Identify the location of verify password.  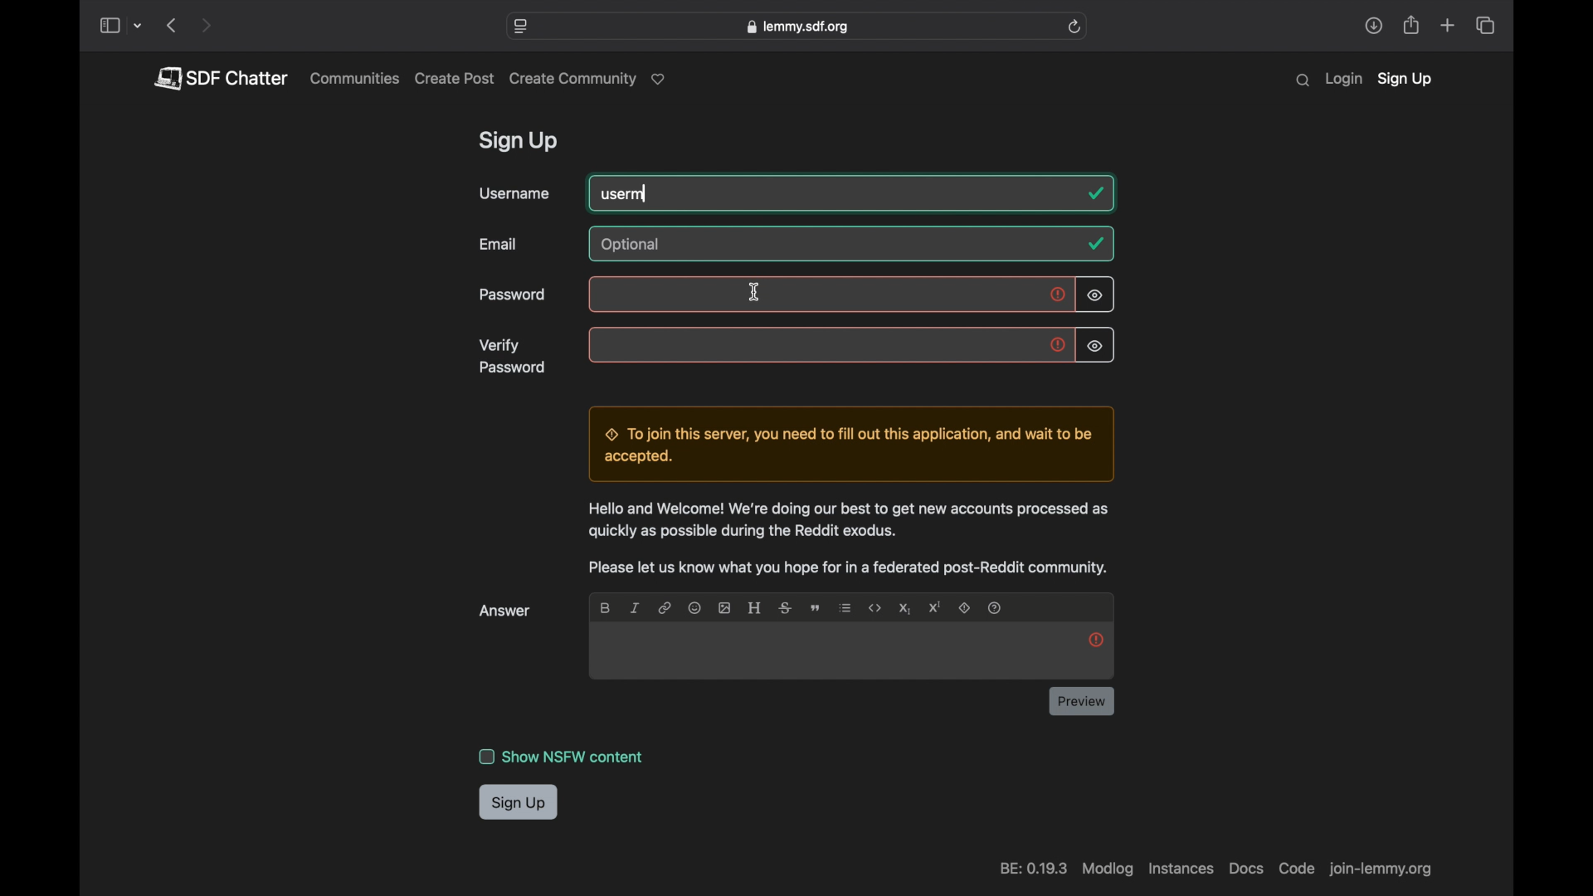
(514, 356).